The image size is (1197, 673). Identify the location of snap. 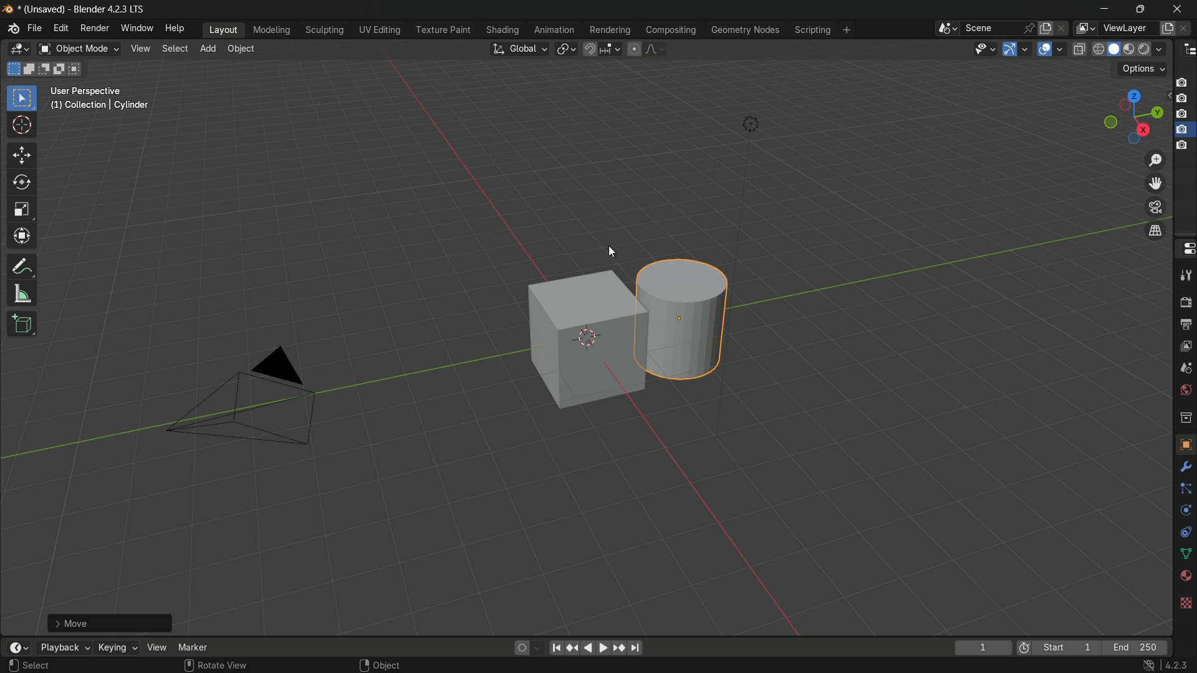
(601, 49).